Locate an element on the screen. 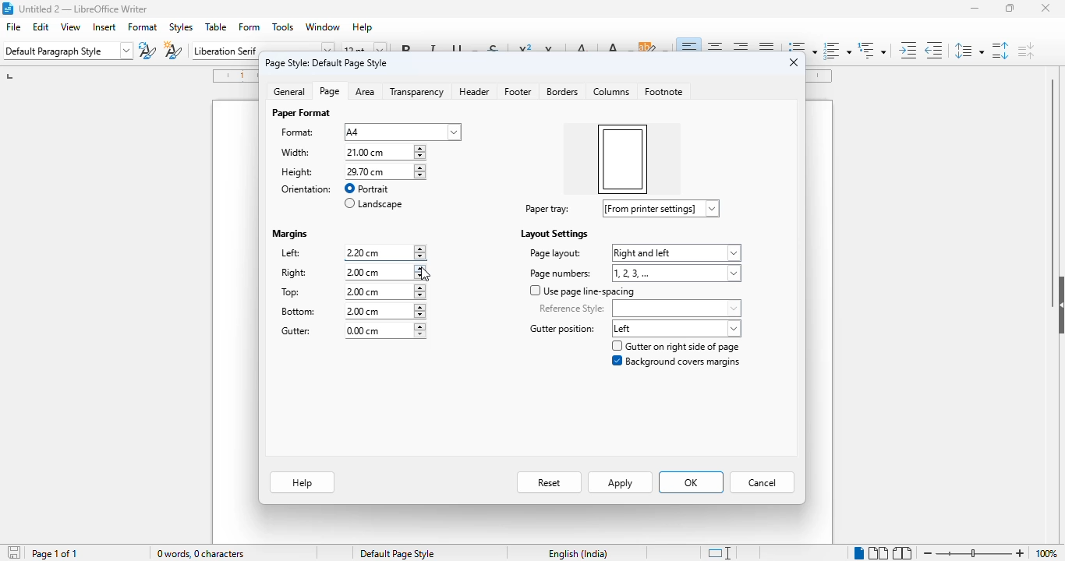 This screenshot has height=561, width=1065. set paragraph style is located at coordinates (68, 51).